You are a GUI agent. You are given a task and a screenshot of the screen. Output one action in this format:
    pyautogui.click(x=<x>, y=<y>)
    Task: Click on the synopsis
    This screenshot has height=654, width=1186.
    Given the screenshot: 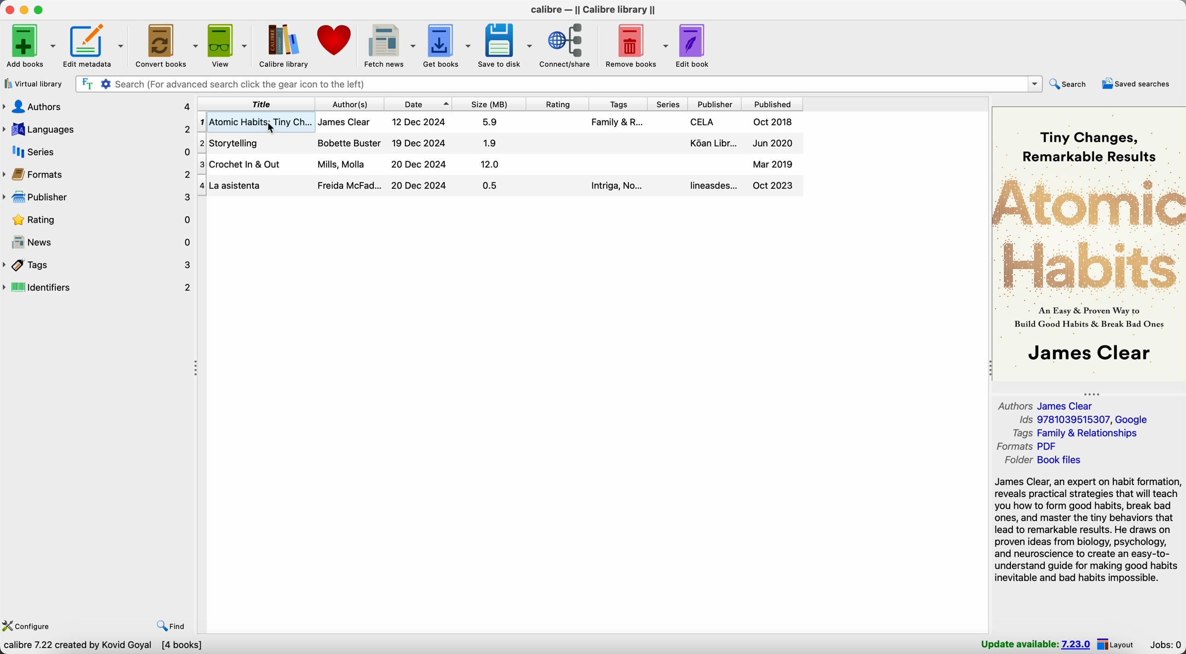 What is the action you would take?
    pyautogui.click(x=1088, y=530)
    